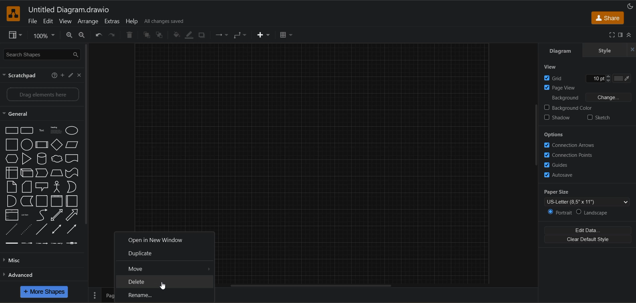  Describe the element at coordinates (43, 55) in the screenshot. I see `search shapes` at that location.